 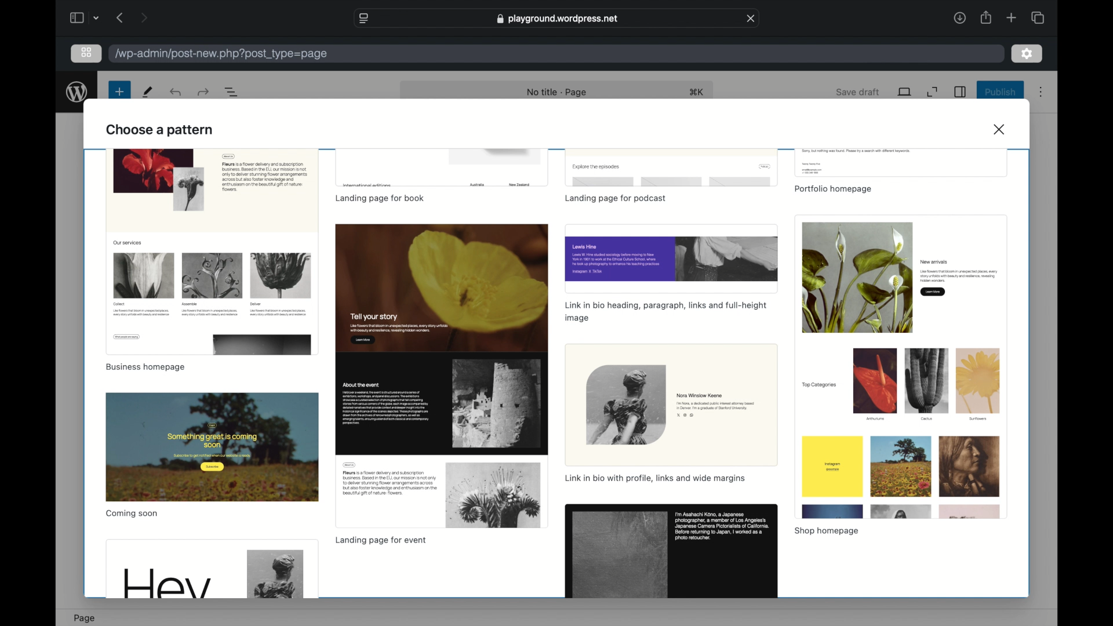 What do you see at coordinates (558, 93) in the screenshot?
I see `nob title - page` at bounding box center [558, 93].